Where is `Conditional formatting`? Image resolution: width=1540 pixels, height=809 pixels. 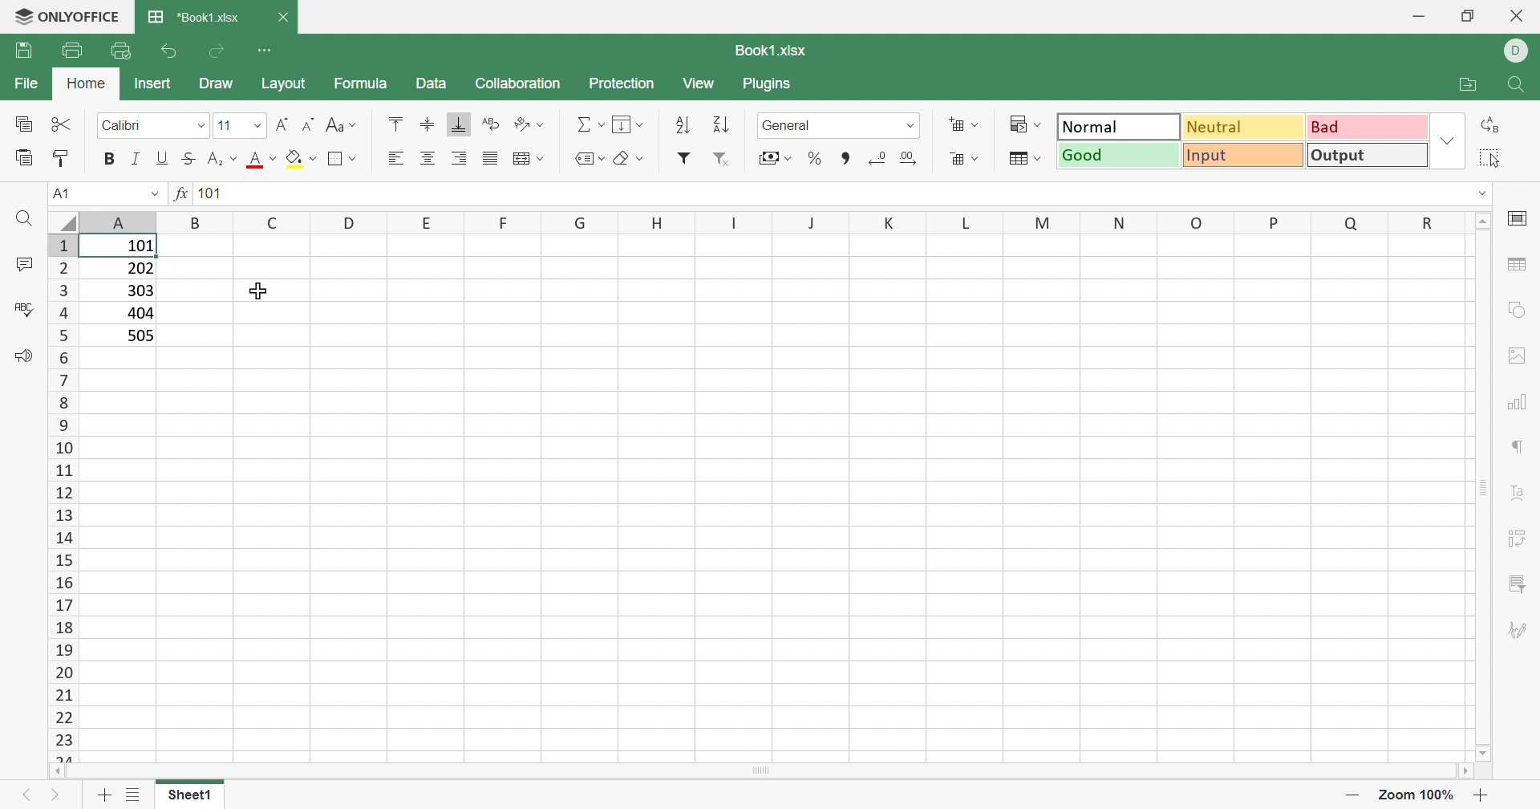
Conditional formatting is located at coordinates (1027, 125).